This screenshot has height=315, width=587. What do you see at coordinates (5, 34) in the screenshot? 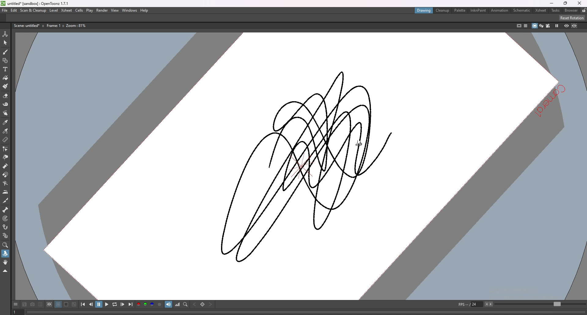
I see `animate tool` at bounding box center [5, 34].